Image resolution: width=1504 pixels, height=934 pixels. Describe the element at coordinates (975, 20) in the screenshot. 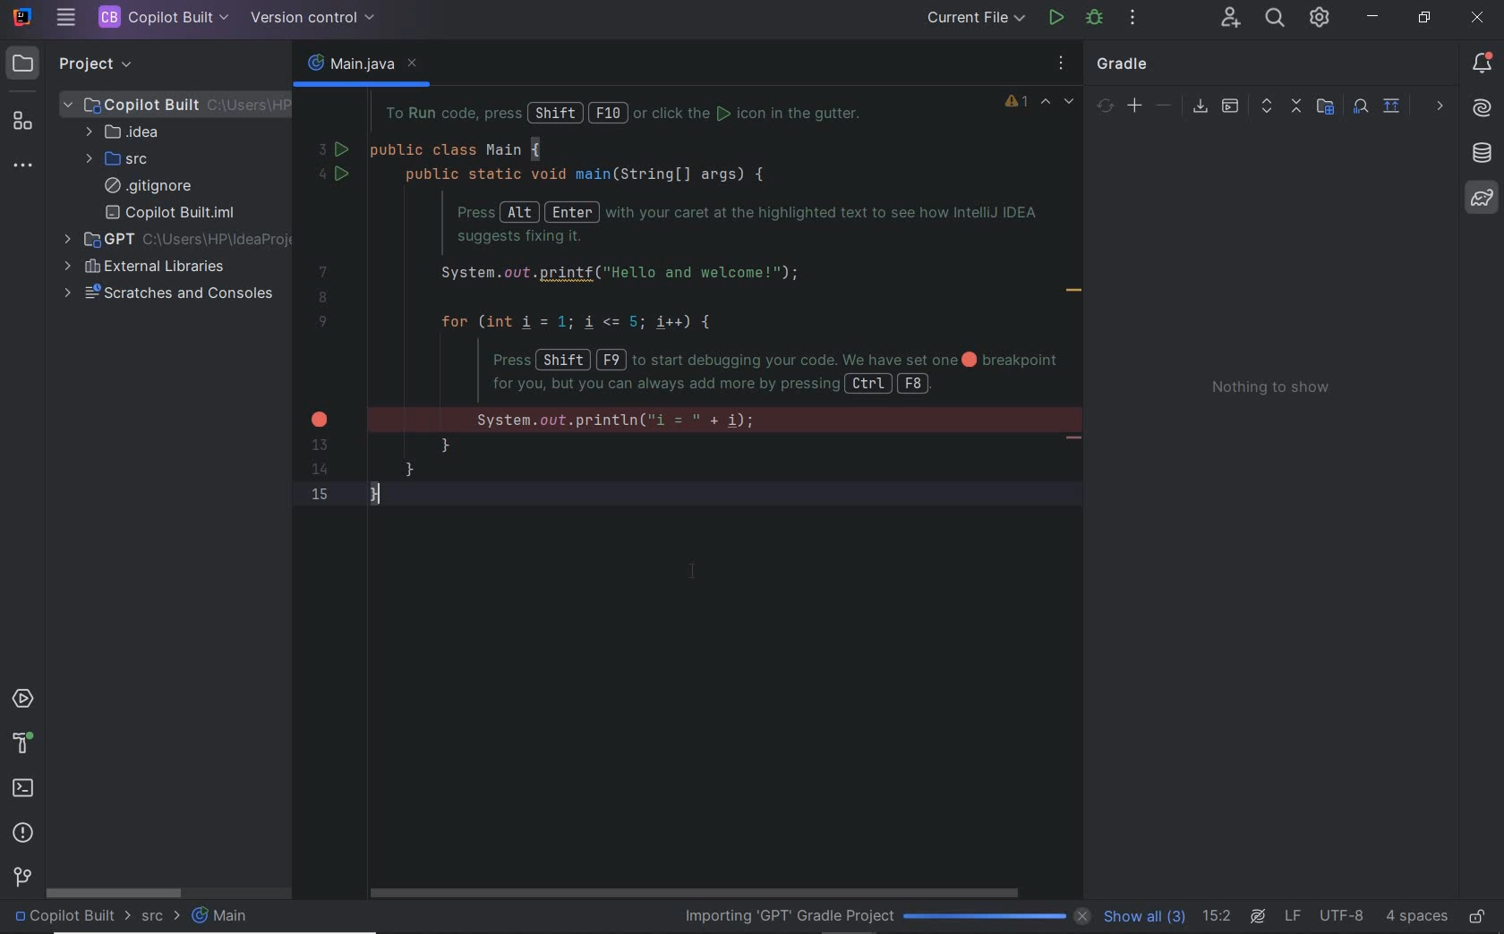

I see `RUN/DEBUG CONFIGURATION` at that location.